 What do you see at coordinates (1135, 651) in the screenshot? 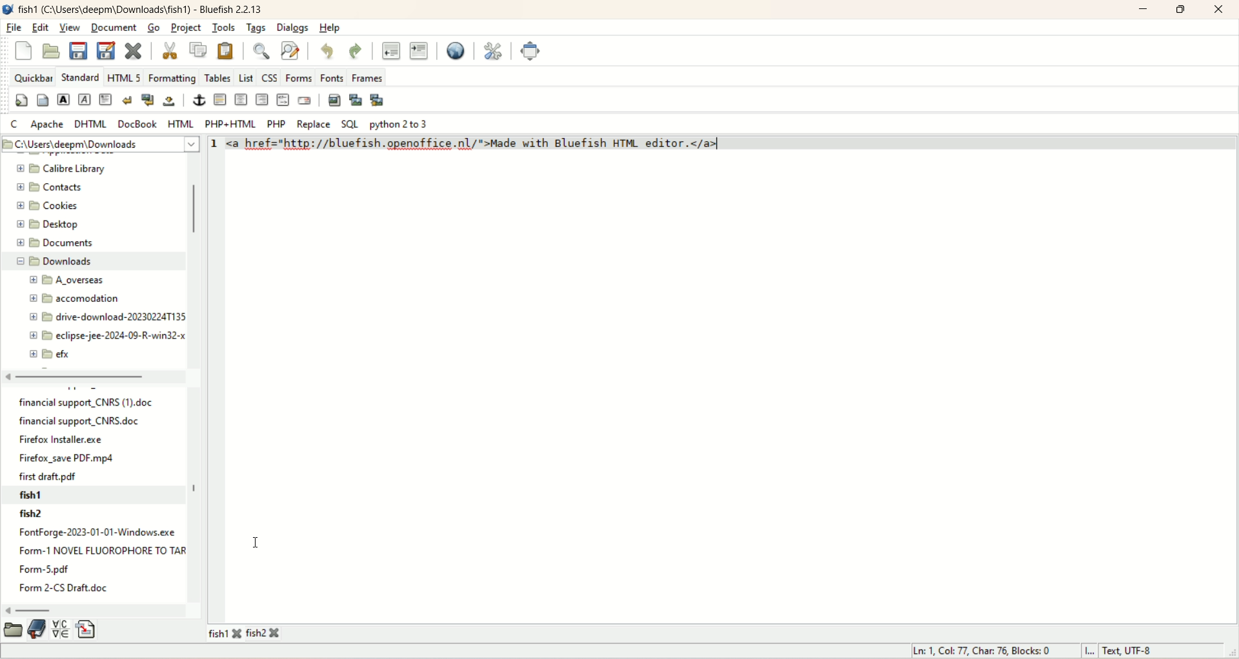
I see `text UTF-8` at bounding box center [1135, 651].